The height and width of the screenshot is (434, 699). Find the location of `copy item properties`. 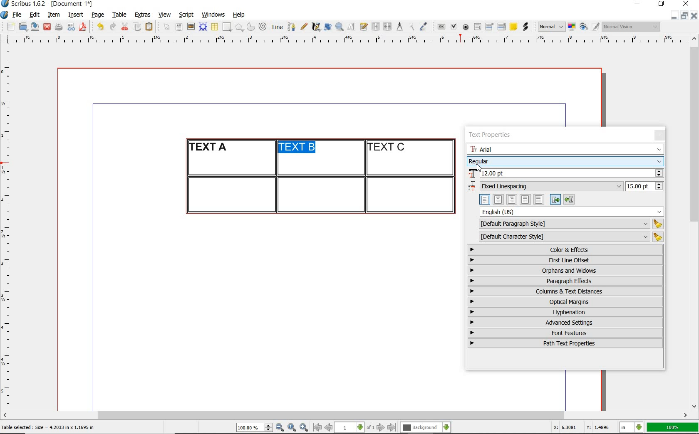

copy item properties is located at coordinates (411, 27).